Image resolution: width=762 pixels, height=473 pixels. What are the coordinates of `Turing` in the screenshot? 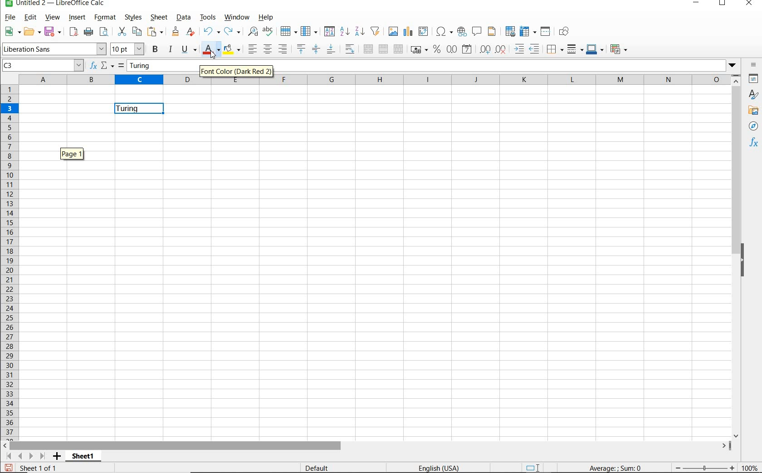 It's located at (139, 110).